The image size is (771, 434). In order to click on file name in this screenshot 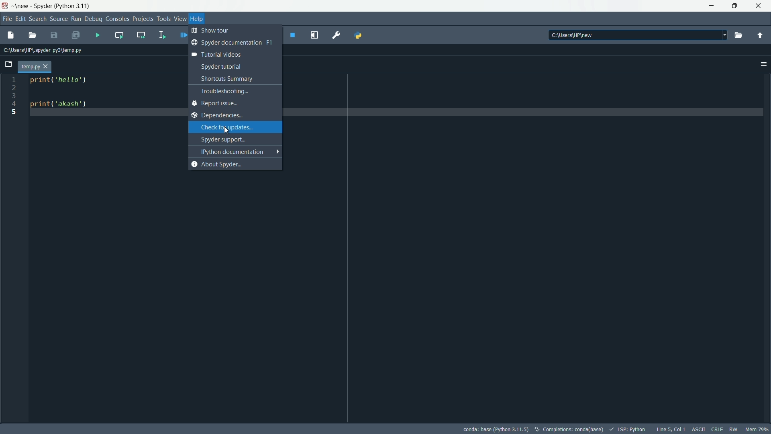, I will do `click(31, 66)`.